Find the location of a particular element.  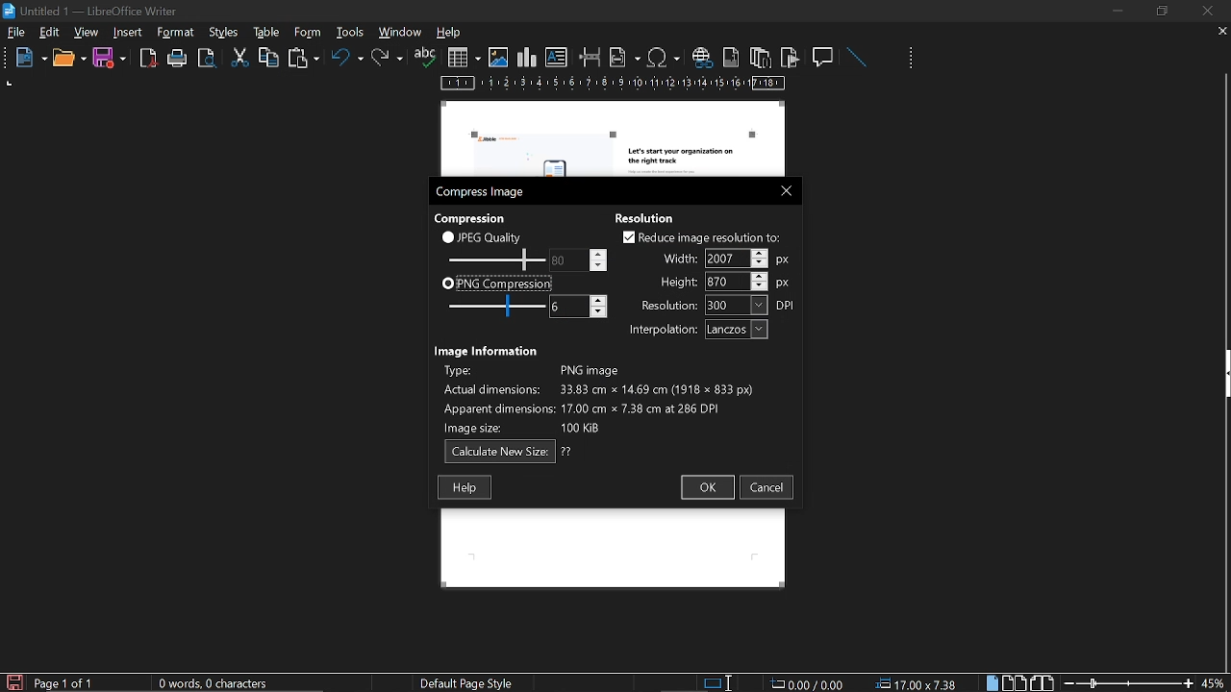

help is located at coordinates (465, 487).